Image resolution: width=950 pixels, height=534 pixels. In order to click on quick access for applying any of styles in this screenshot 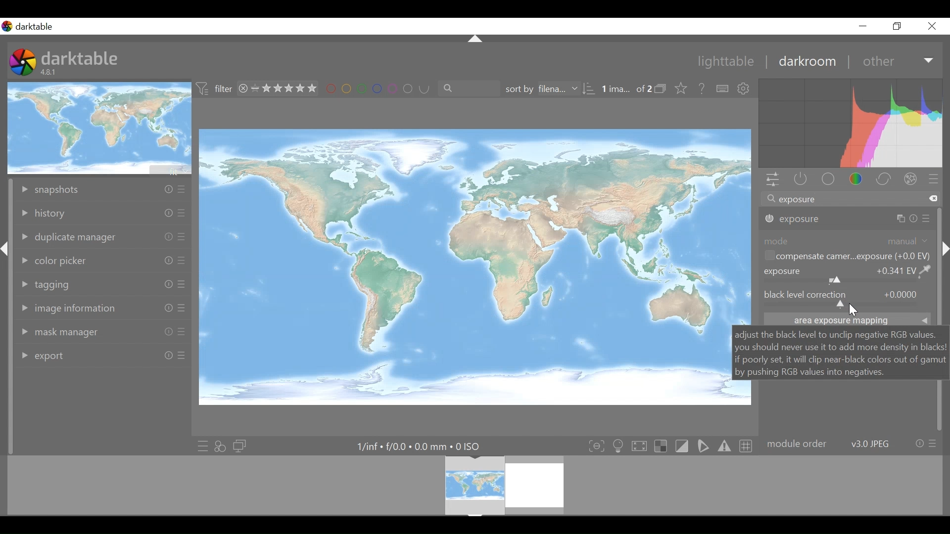, I will do `click(220, 445)`.